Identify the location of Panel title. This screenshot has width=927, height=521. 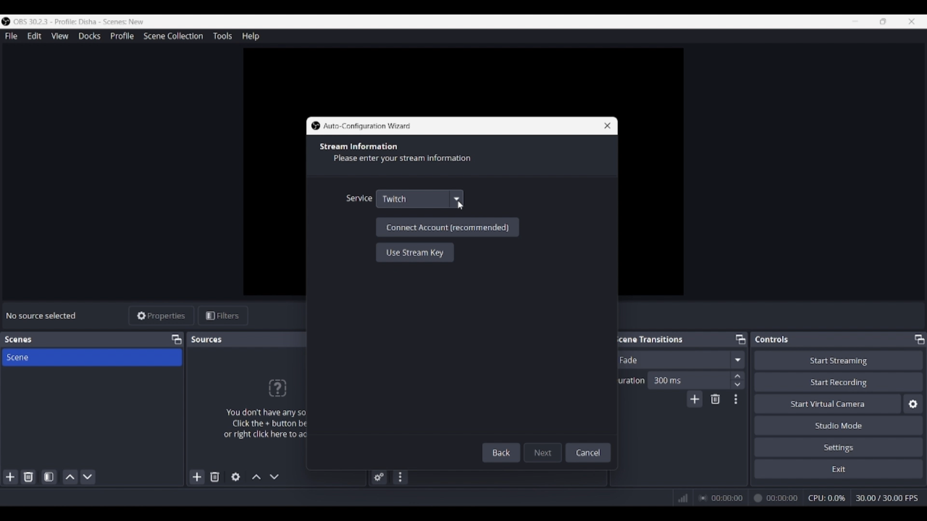
(18, 340).